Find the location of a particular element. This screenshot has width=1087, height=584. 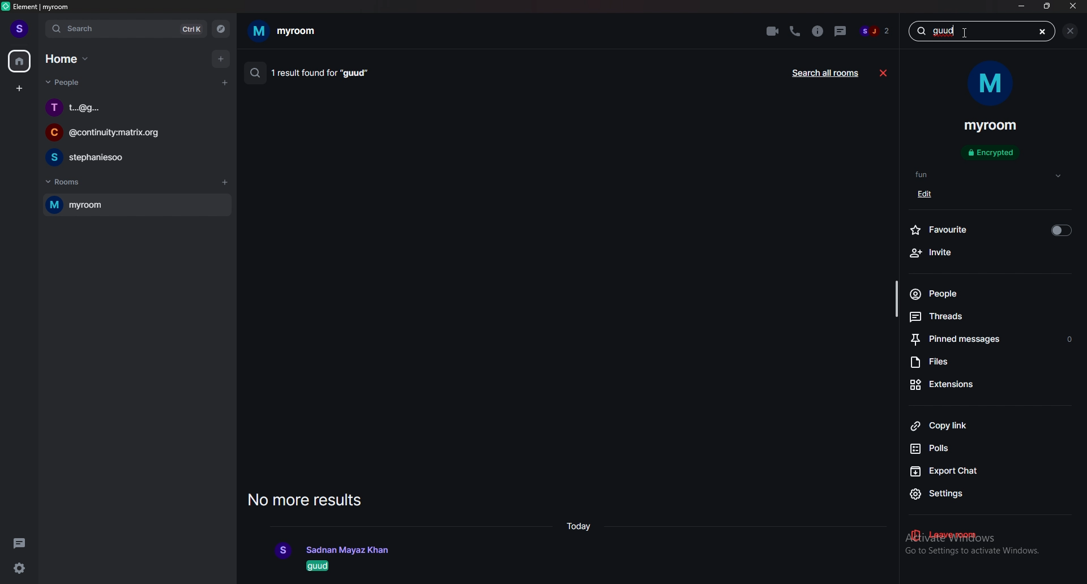

files is located at coordinates (982, 363).